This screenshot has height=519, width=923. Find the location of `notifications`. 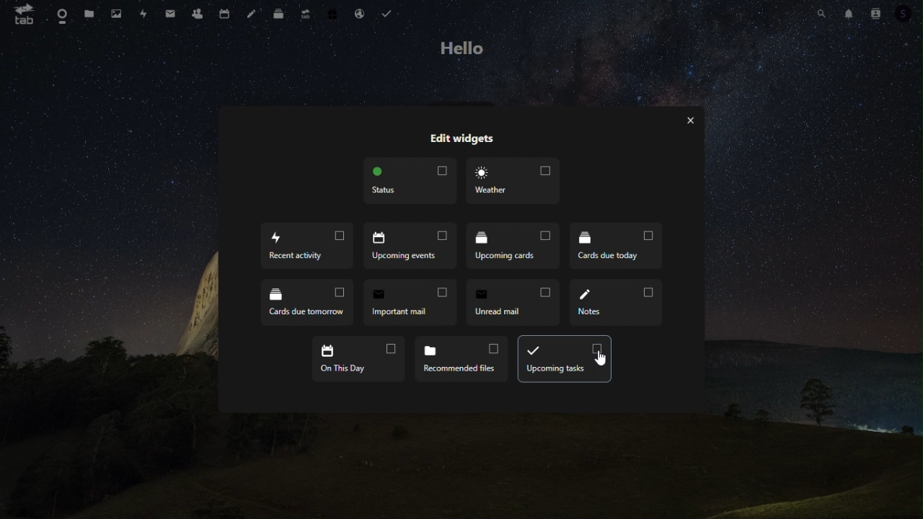

notifications is located at coordinates (849, 13).